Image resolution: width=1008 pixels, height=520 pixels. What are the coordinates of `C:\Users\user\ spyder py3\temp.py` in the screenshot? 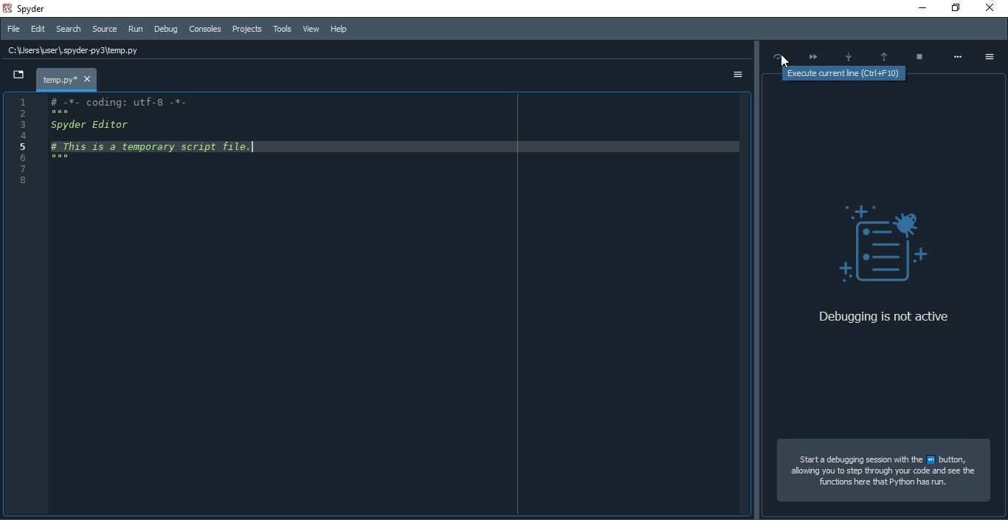 It's located at (86, 49).